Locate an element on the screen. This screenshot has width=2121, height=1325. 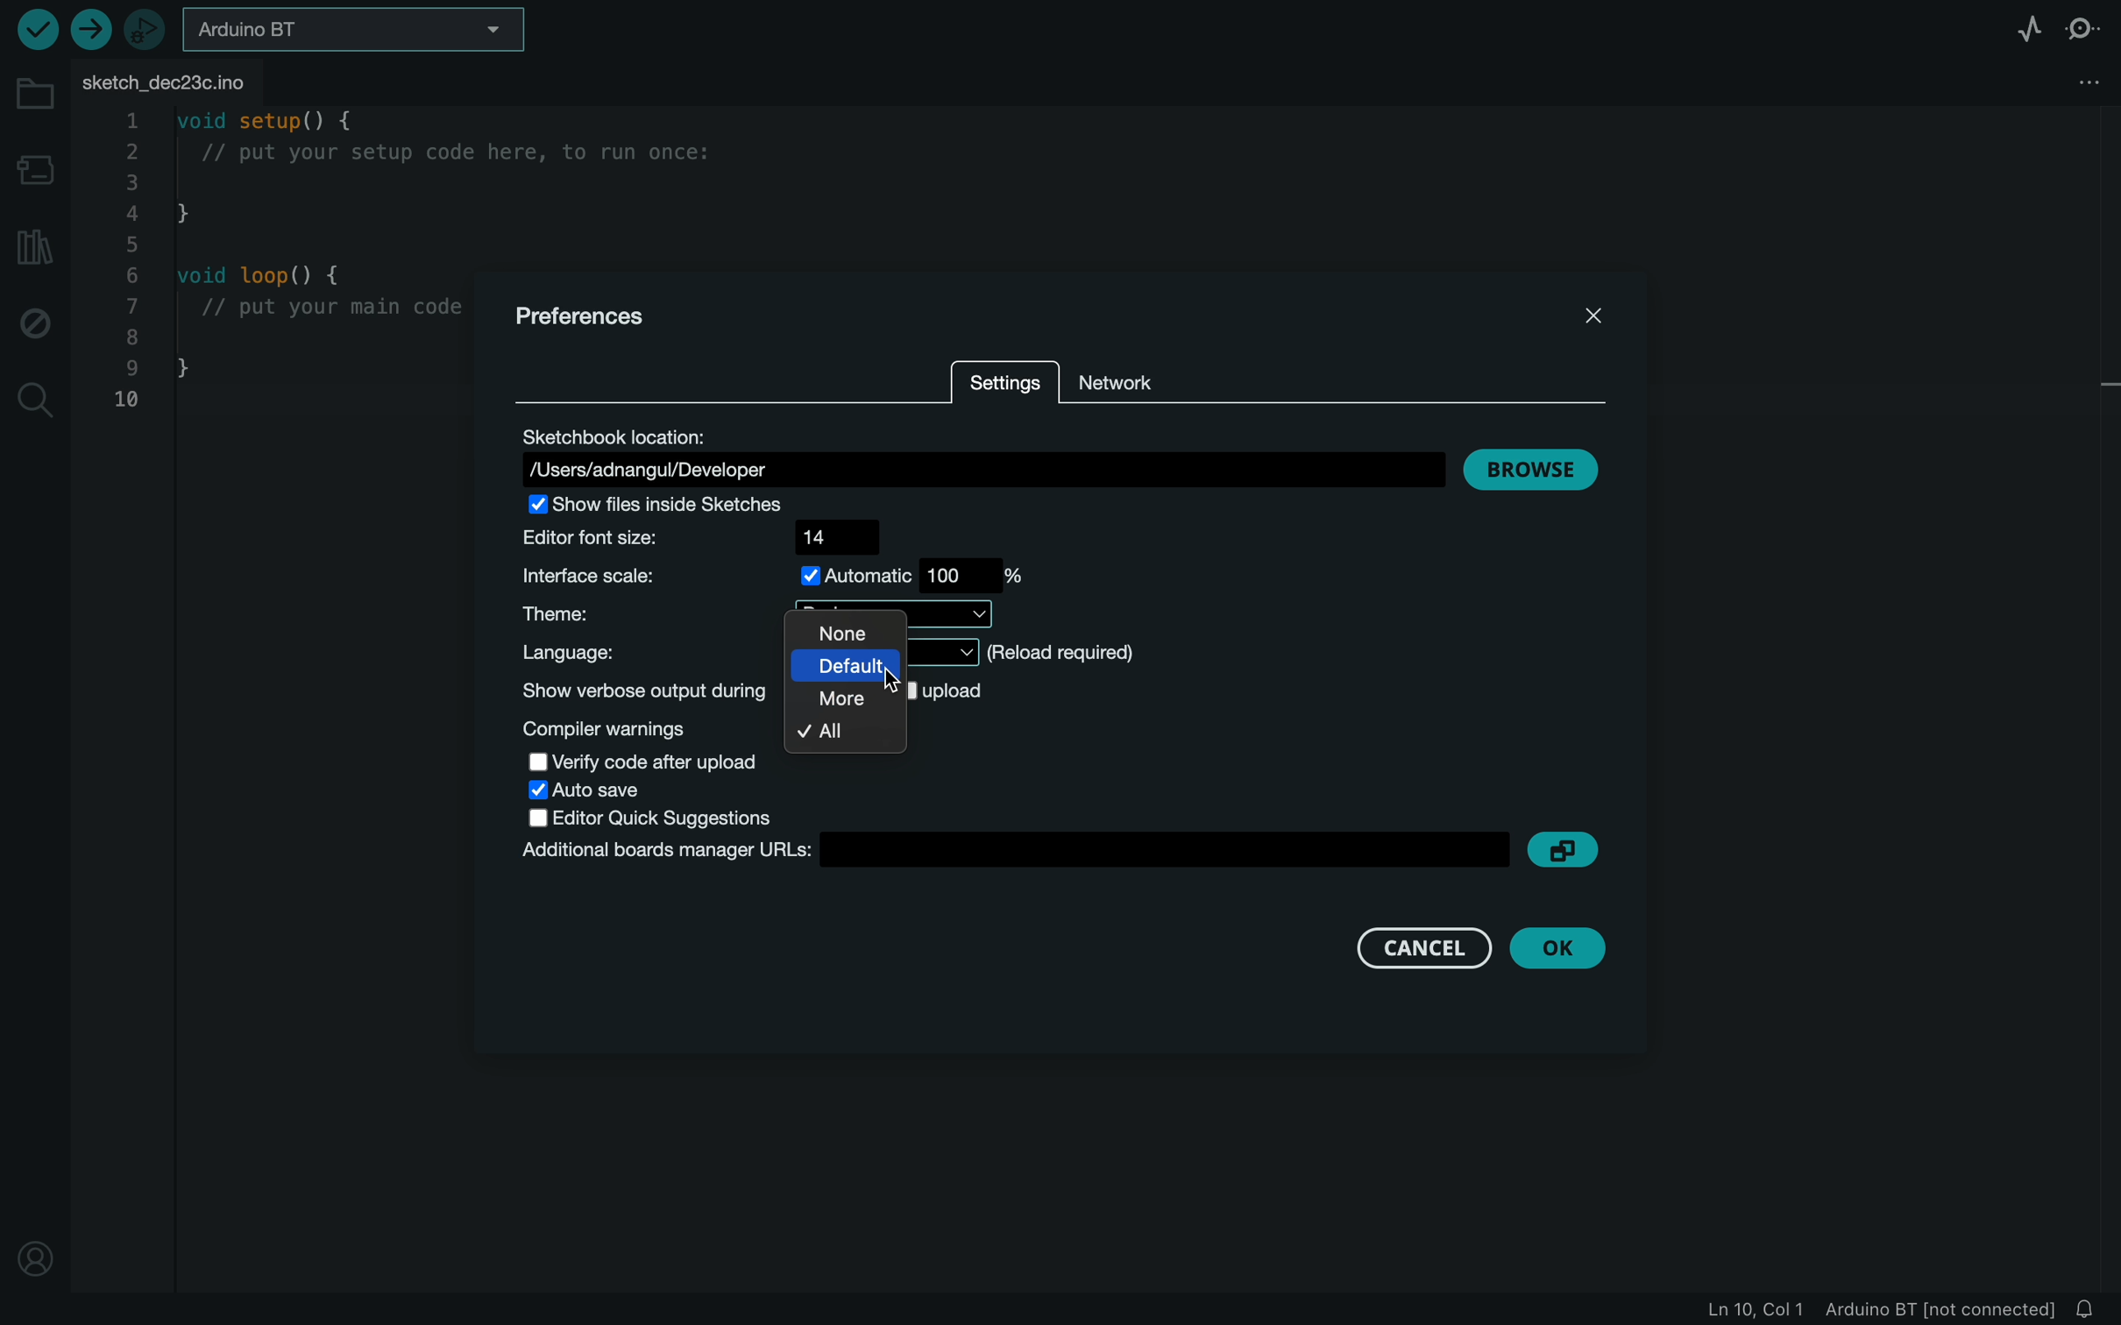
library manager is located at coordinates (36, 252).